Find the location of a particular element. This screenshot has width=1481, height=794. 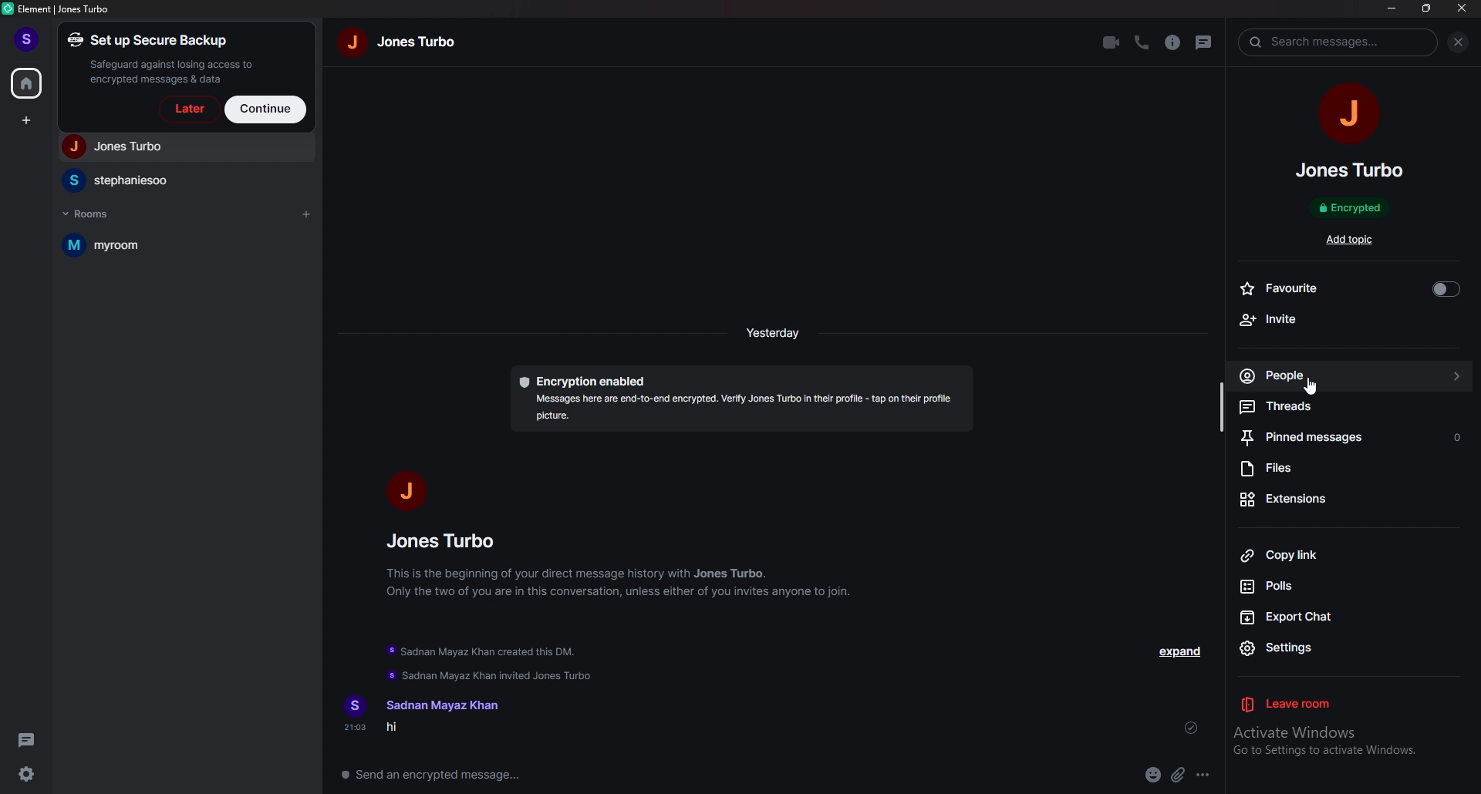

people is located at coordinates (184, 147).